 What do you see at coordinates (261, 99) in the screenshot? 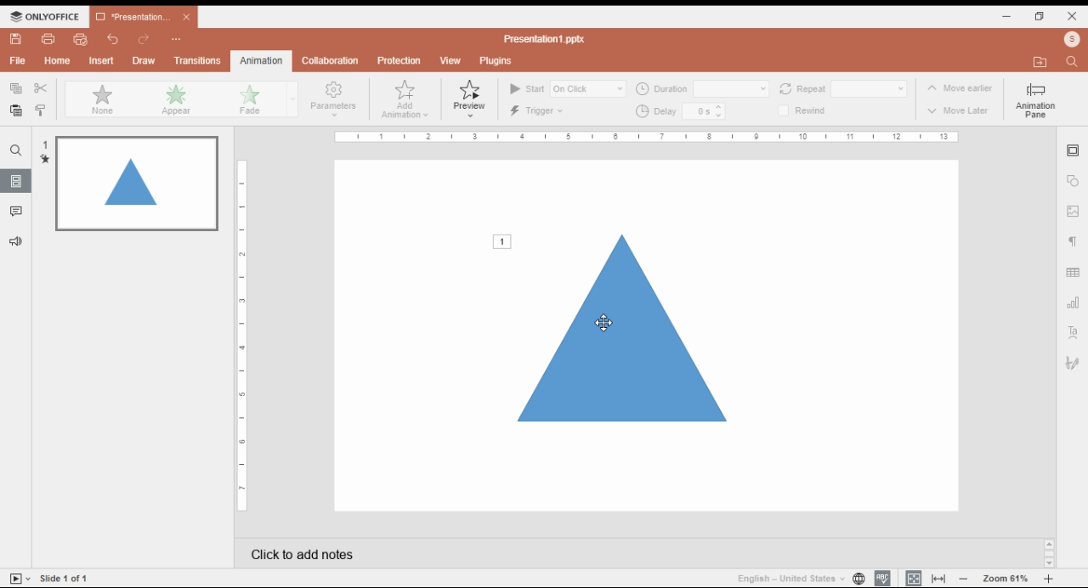
I see `animation: fade` at bounding box center [261, 99].